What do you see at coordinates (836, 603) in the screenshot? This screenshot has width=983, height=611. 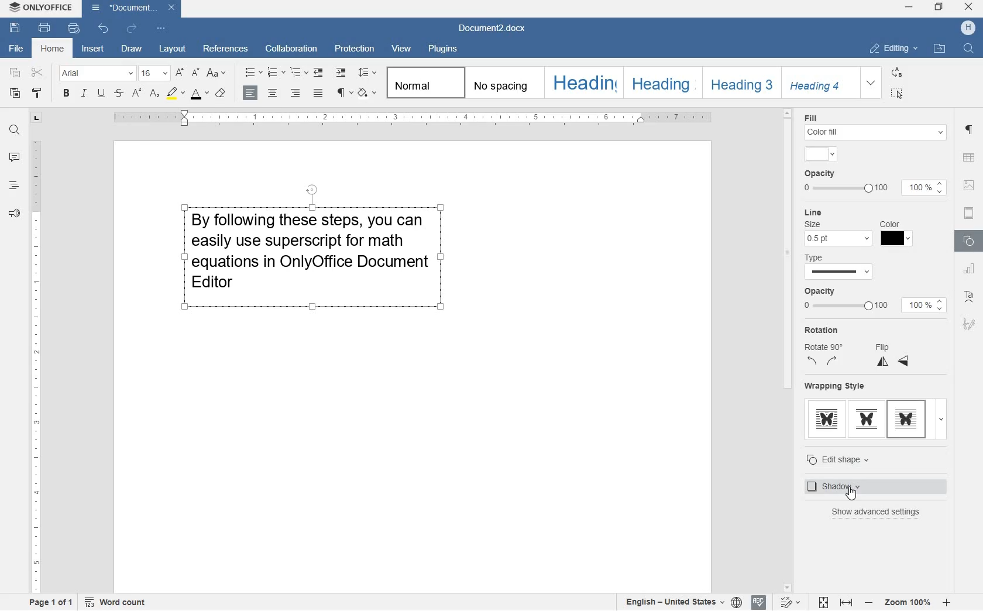 I see `fit to page or width` at bounding box center [836, 603].